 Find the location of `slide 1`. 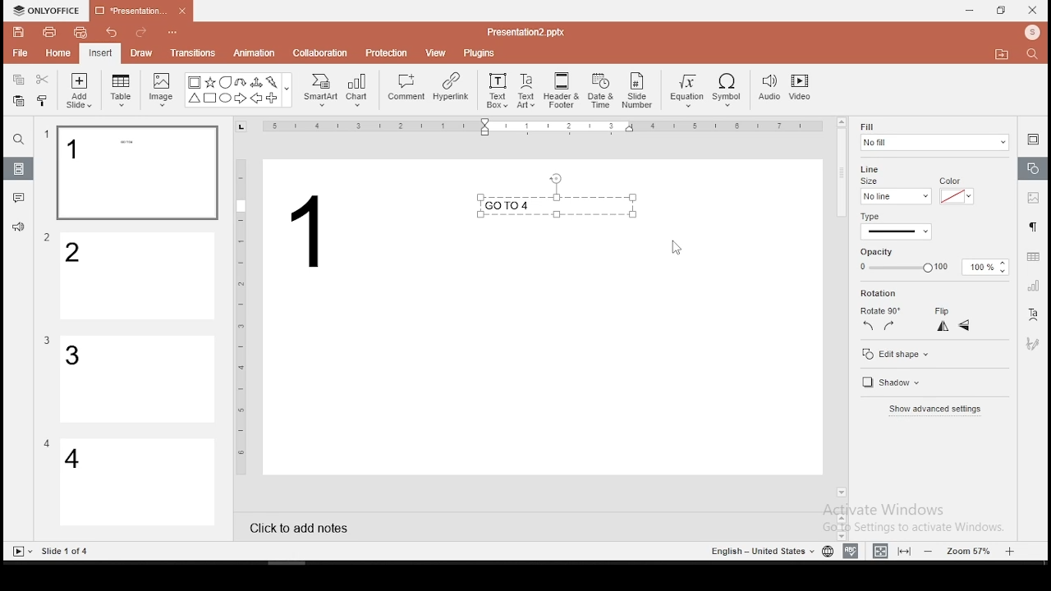

slide 1 is located at coordinates (136, 173).